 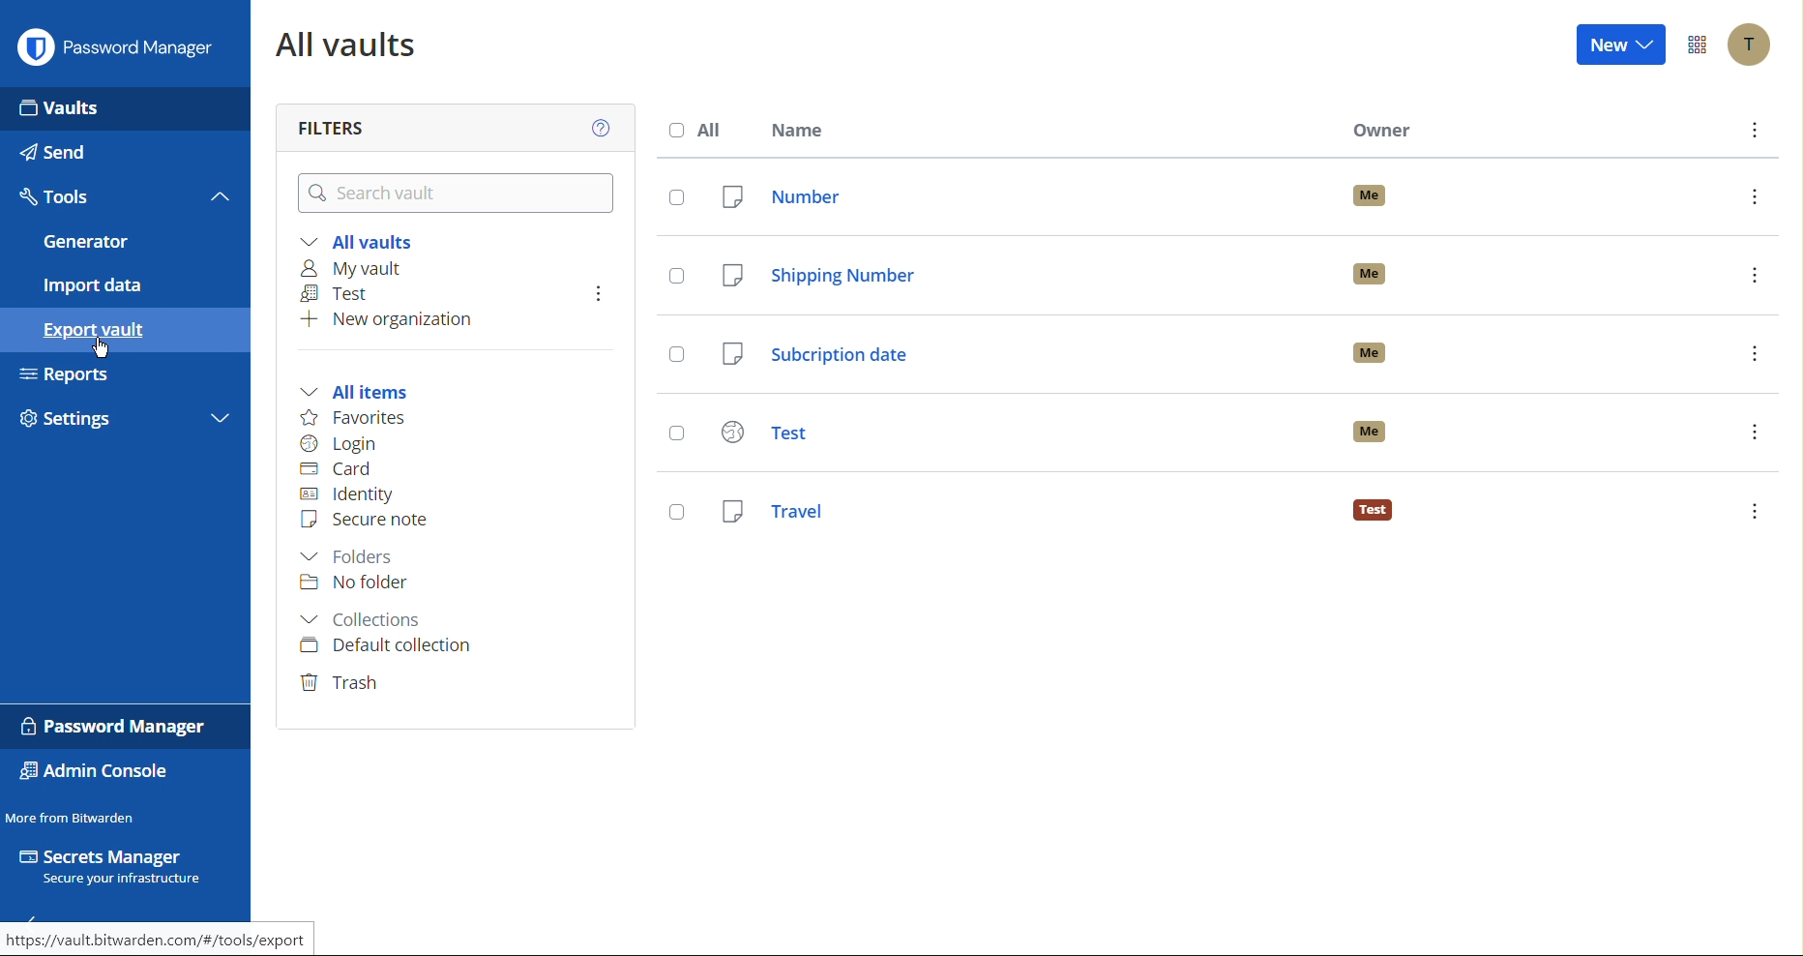 I want to click on Tools, so click(x=125, y=200).